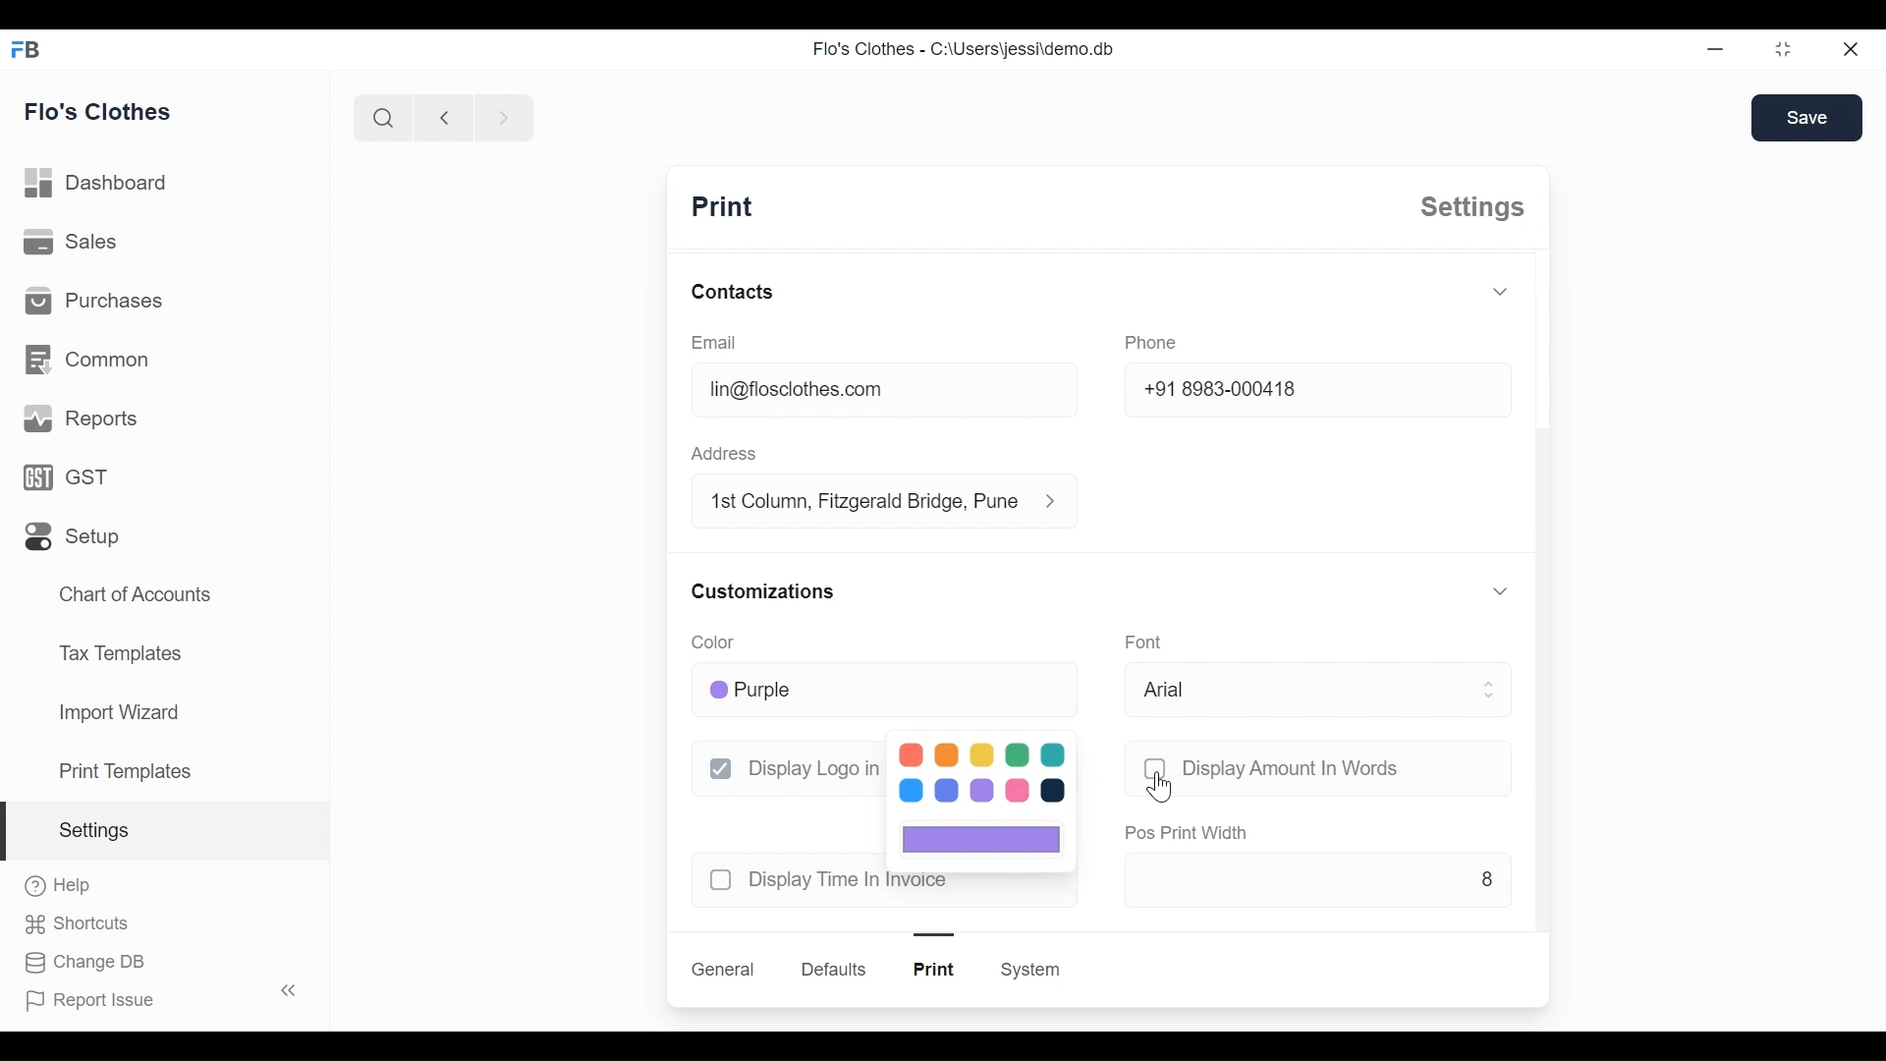 Image resolution: width=1886 pixels, height=1061 pixels. I want to click on print, so click(722, 207).